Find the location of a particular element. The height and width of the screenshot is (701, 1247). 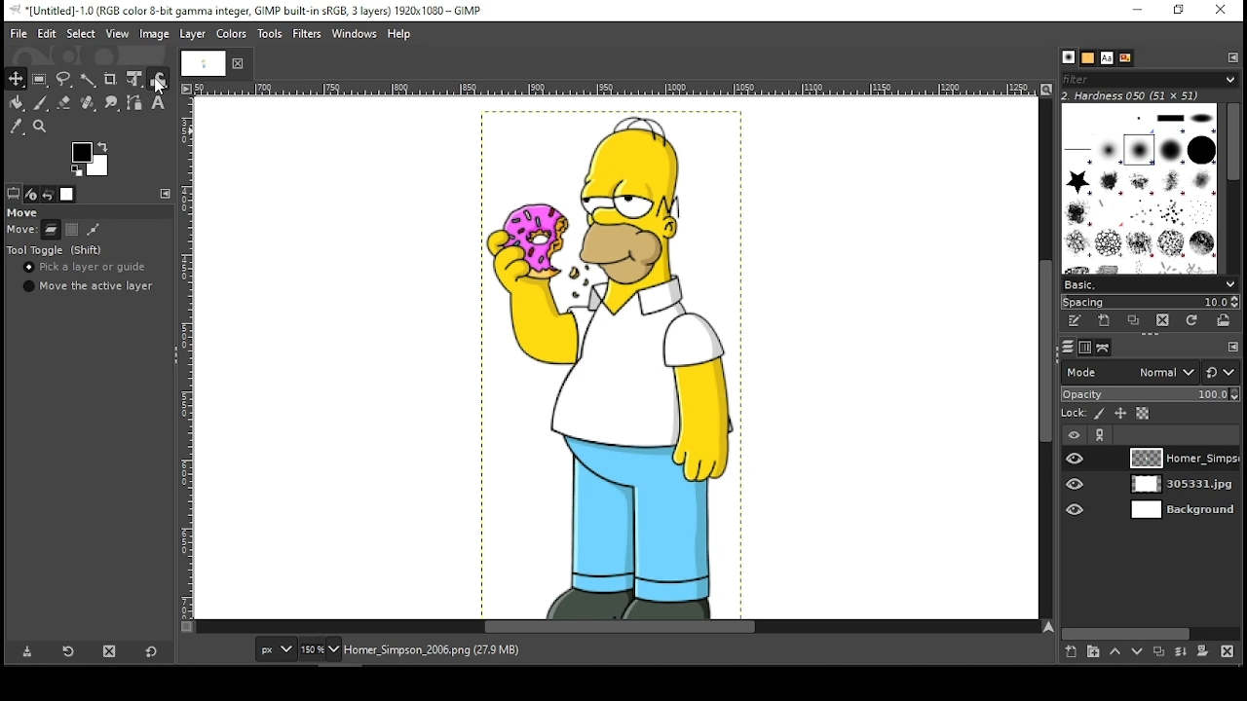

lock pixels is located at coordinates (1100, 414).